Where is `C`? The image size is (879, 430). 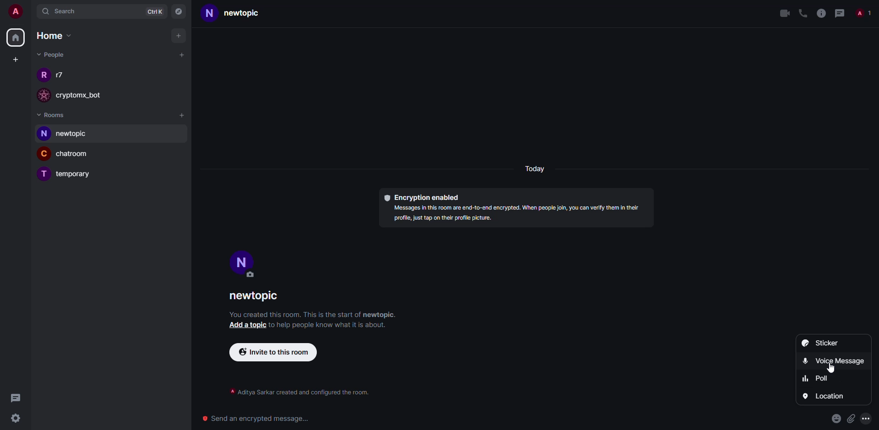
C is located at coordinates (44, 155).